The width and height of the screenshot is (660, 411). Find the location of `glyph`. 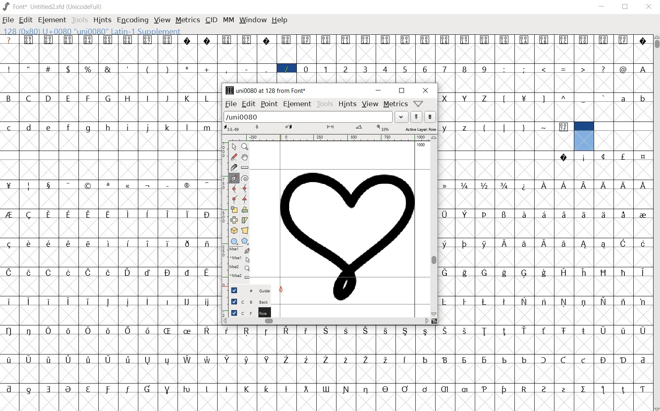

glyph is located at coordinates (545, 128).